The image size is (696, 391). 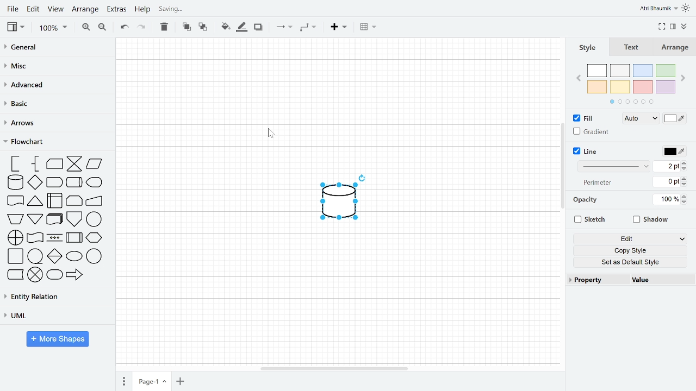 What do you see at coordinates (95, 256) in the screenshot?
I see `start ` at bounding box center [95, 256].